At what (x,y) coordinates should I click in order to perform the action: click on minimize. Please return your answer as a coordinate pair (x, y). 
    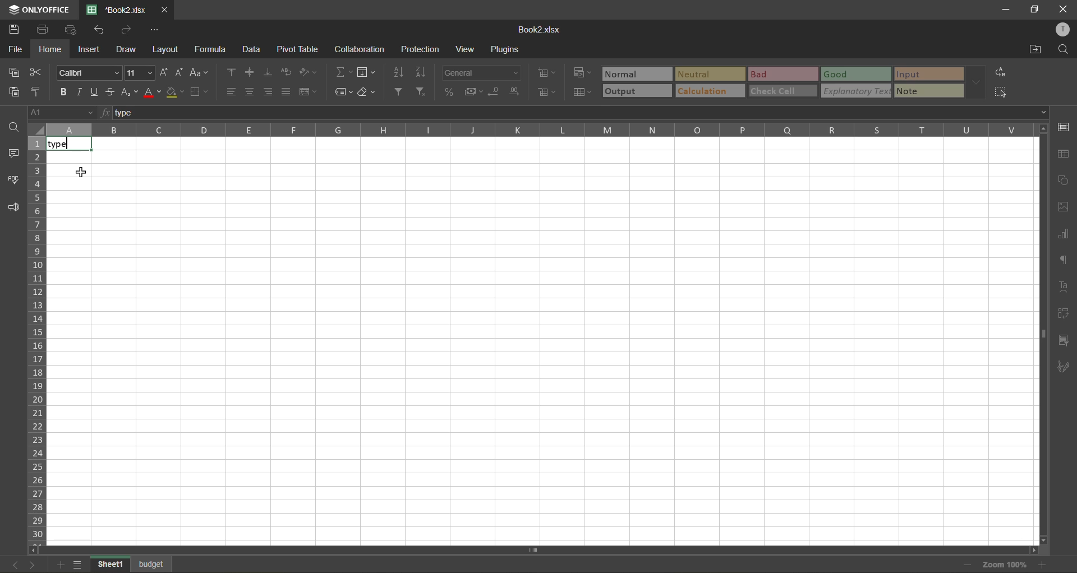
    Looking at the image, I should click on (1004, 10).